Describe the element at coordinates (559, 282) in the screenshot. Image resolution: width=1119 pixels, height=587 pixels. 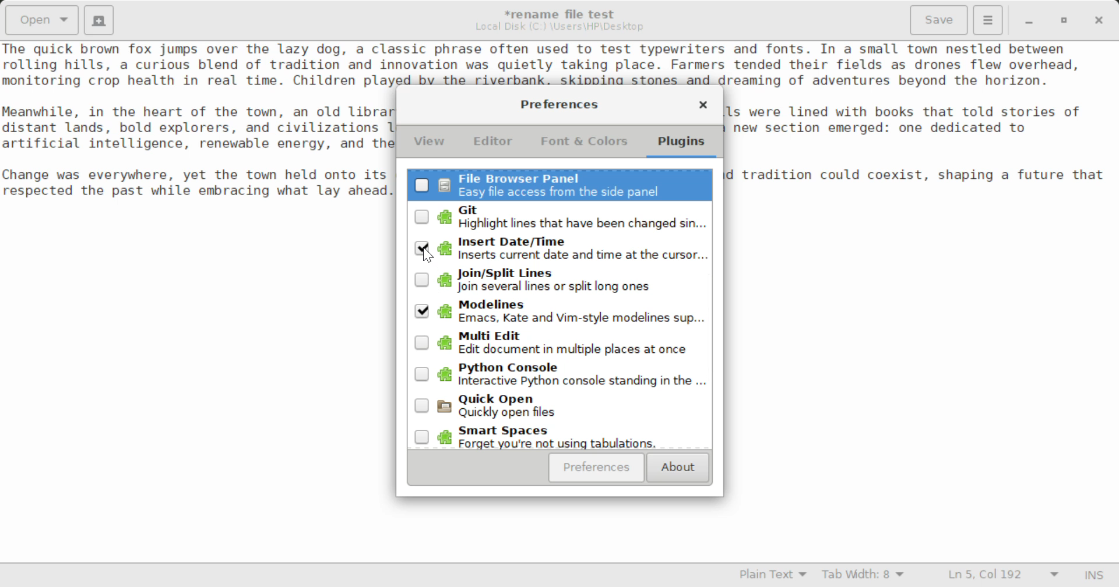
I see `Unselected Join/Split Lines Plugin` at that location.